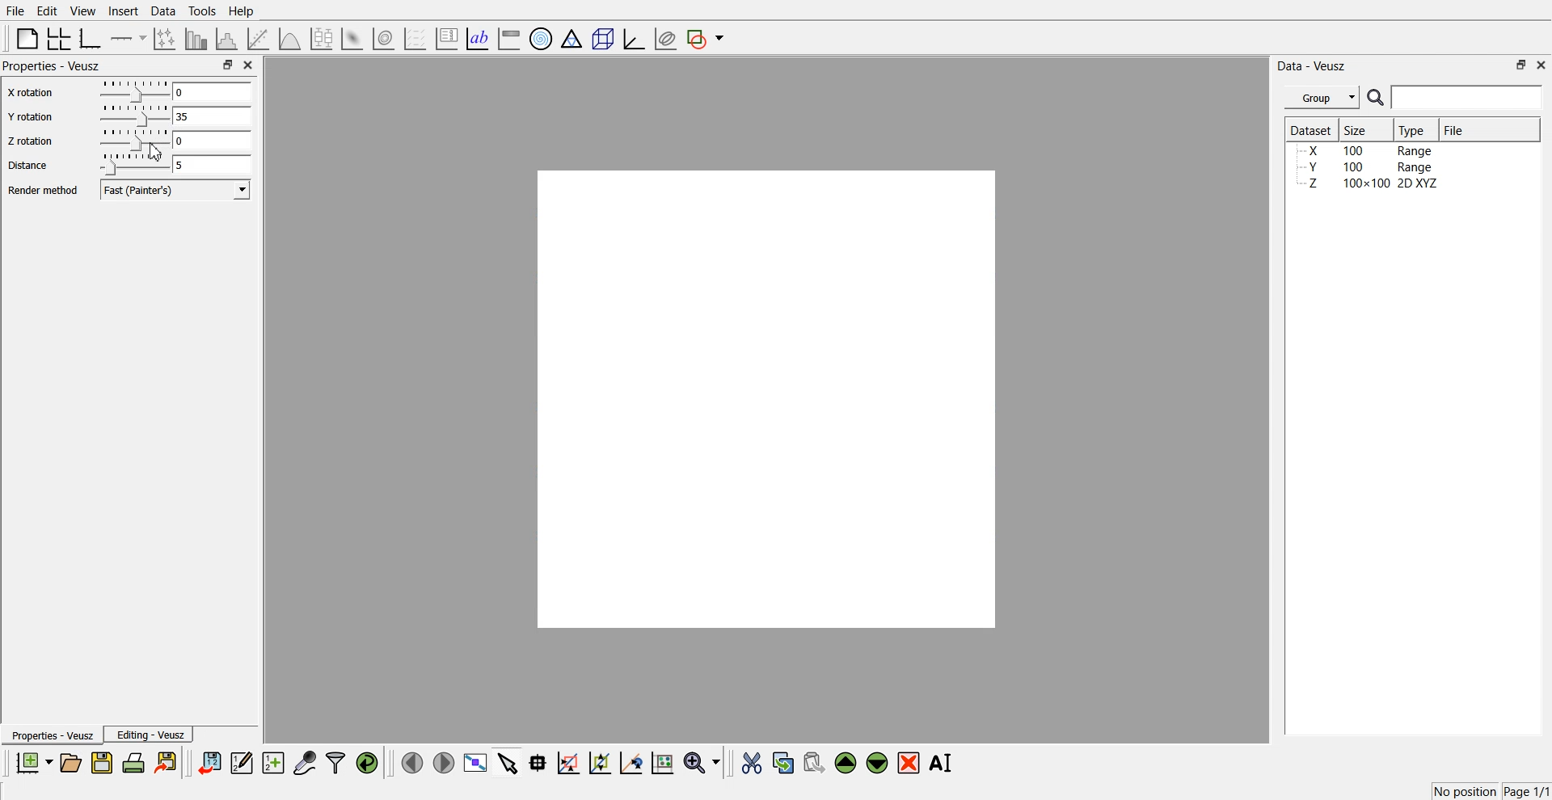 This screenshot has height=800, width=1552. I want to click on Zoom function menu, so click(704, 762).